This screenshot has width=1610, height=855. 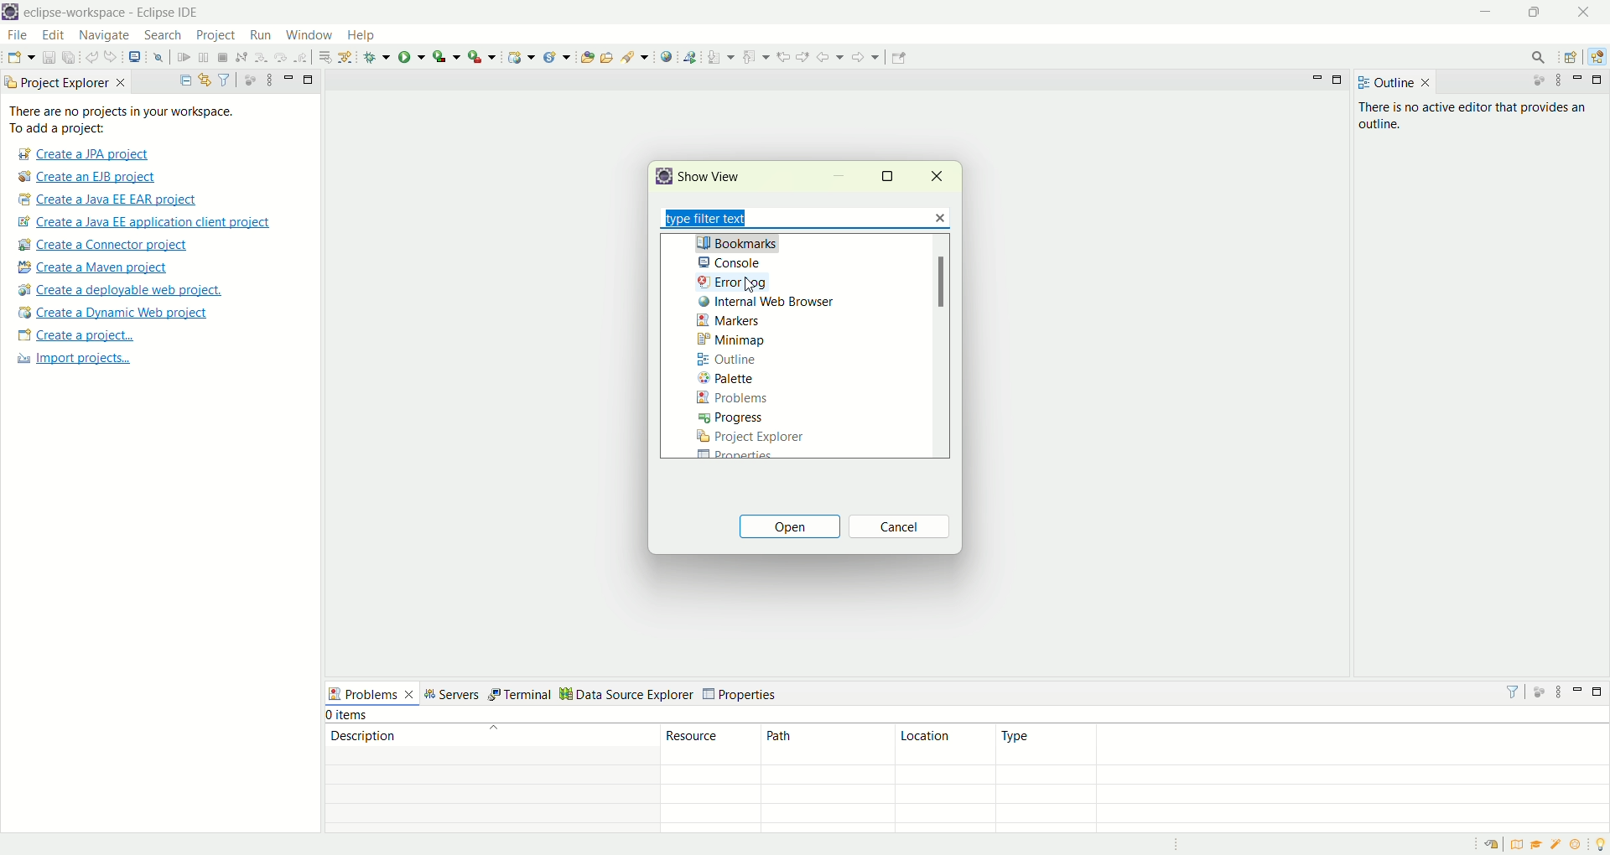 I want to click on minimize, so click(x=1579, y=80).